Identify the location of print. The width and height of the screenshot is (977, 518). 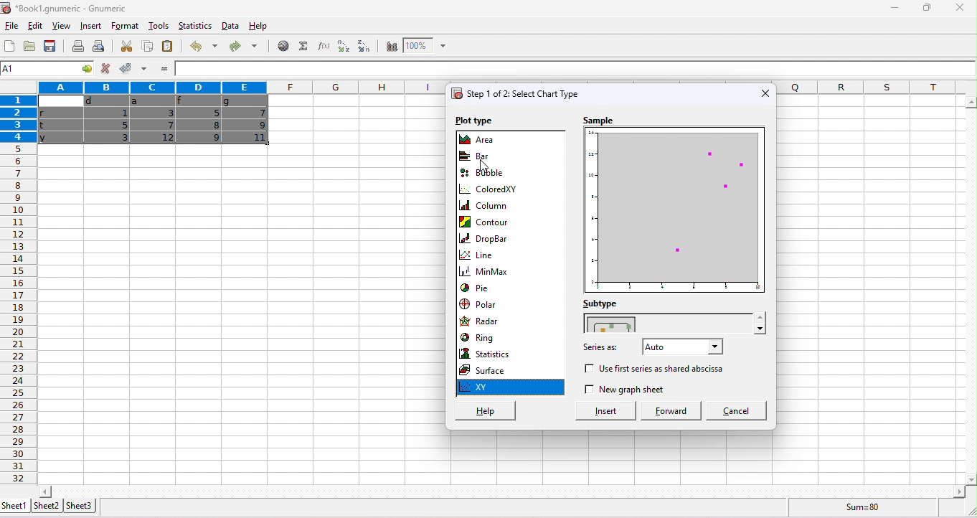
(77, 46).